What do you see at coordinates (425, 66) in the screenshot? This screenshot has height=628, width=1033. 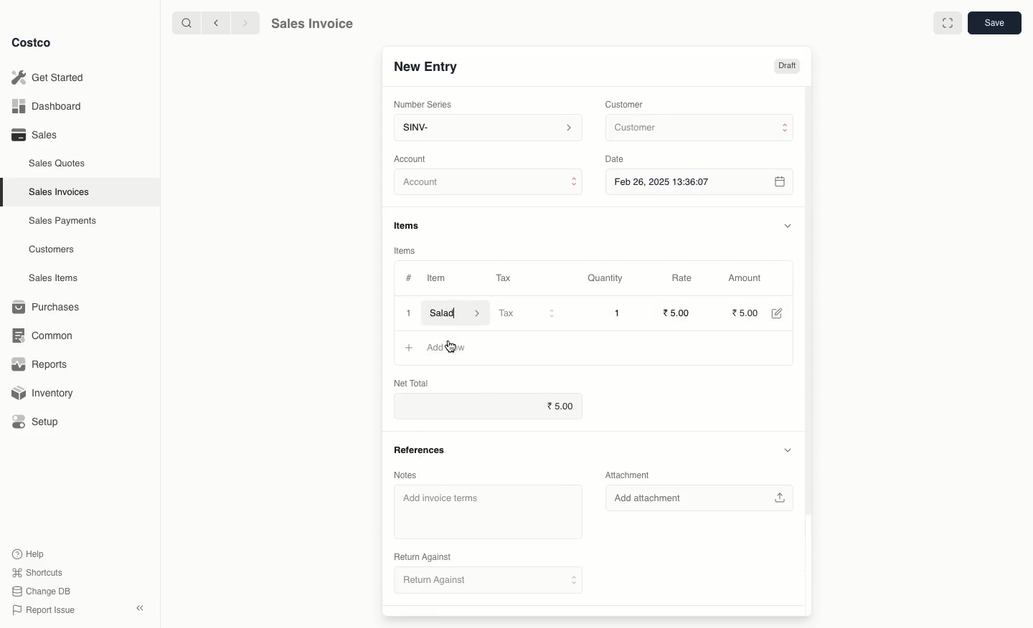 I see `New Entry` at bounding box center [425, 66].